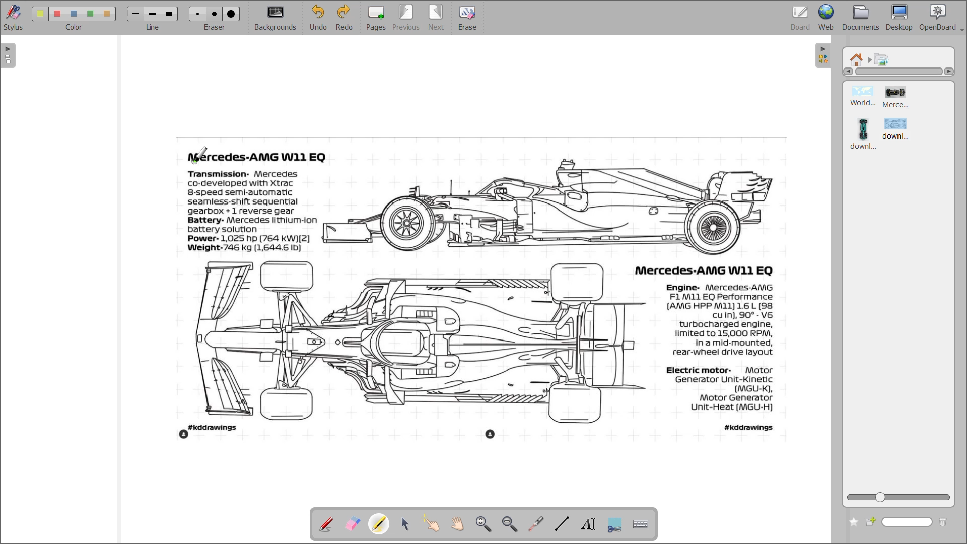 The image size is (967, 544). Describe the element at coordinates (230, 14) in the screenshot. I see `eraser 3` at that location.